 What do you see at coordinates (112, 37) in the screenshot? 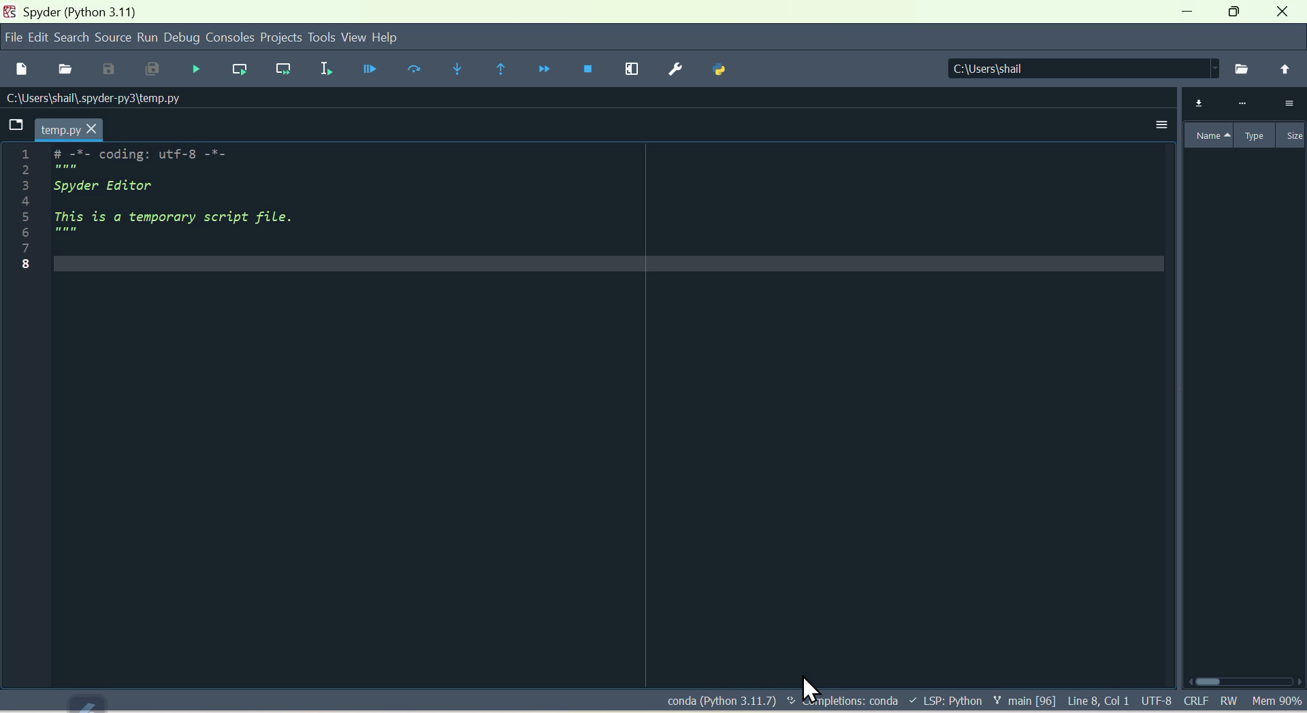
I see `Source` at bounding box center [112, 37].